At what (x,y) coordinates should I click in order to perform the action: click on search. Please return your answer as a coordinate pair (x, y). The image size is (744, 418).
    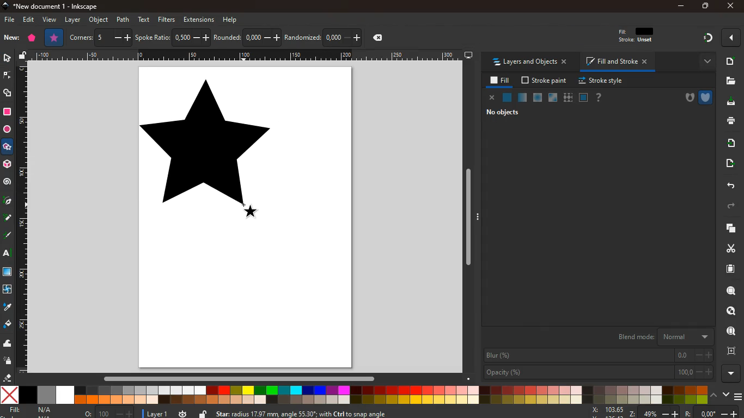
    Looking at the image, I should click on (729, 311).